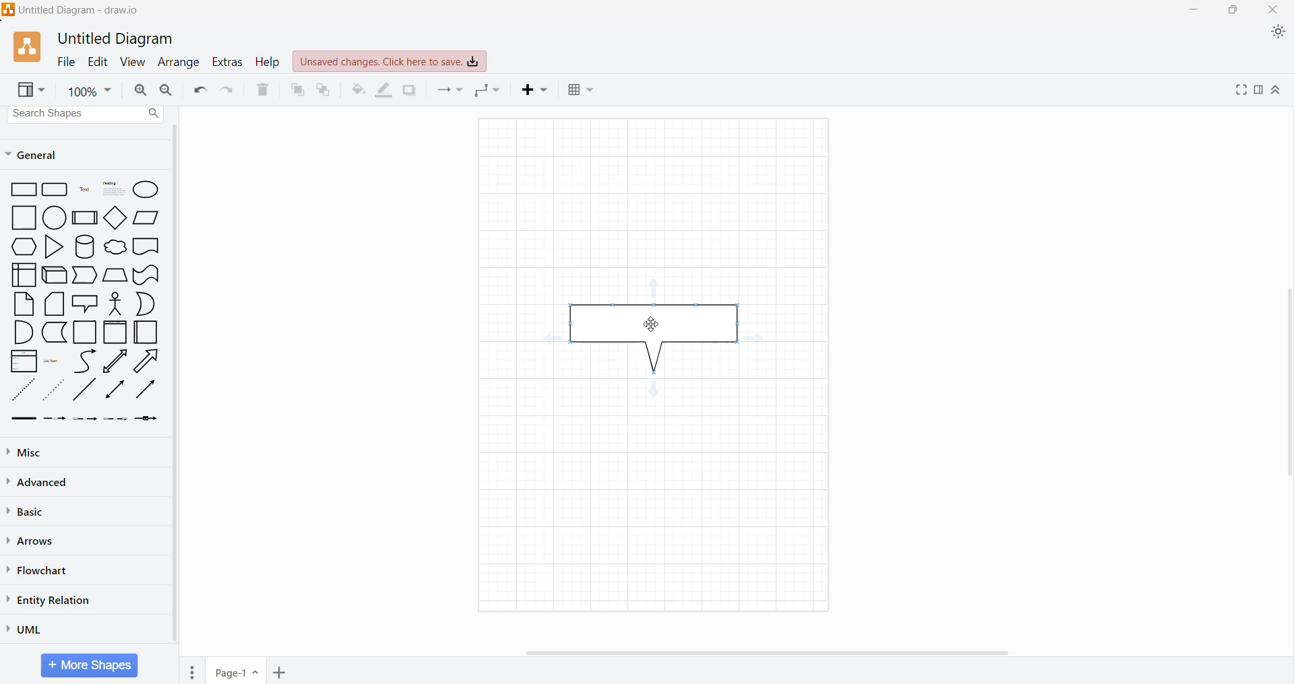  What do you see at coordinates (279, 672) in the screenshot?
I see `Add Page` at bounding box center [279, 672].